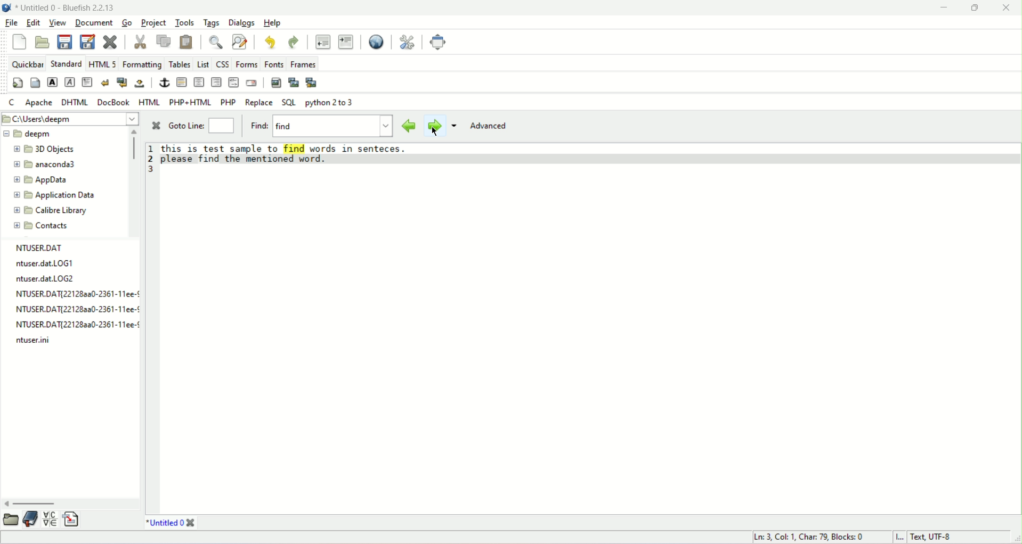 The image size is (1022, 544). Describe the element at coordinates (52, 81) in the screenshot. I see `strong` at that location.